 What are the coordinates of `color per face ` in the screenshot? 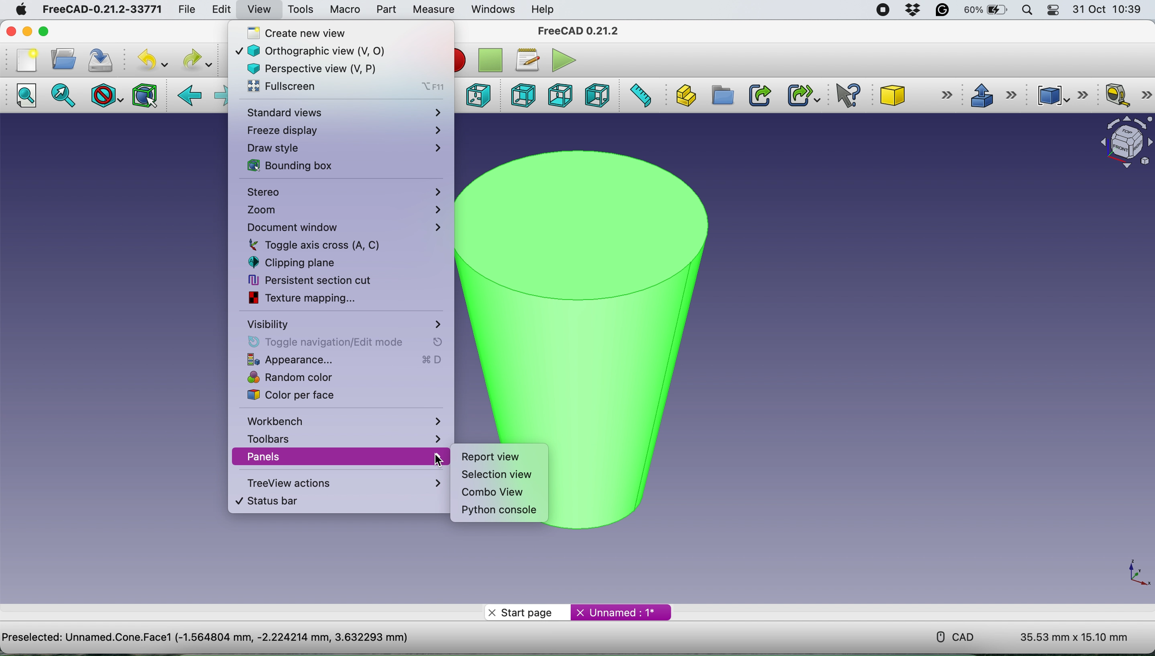 It's located at (327, 395).